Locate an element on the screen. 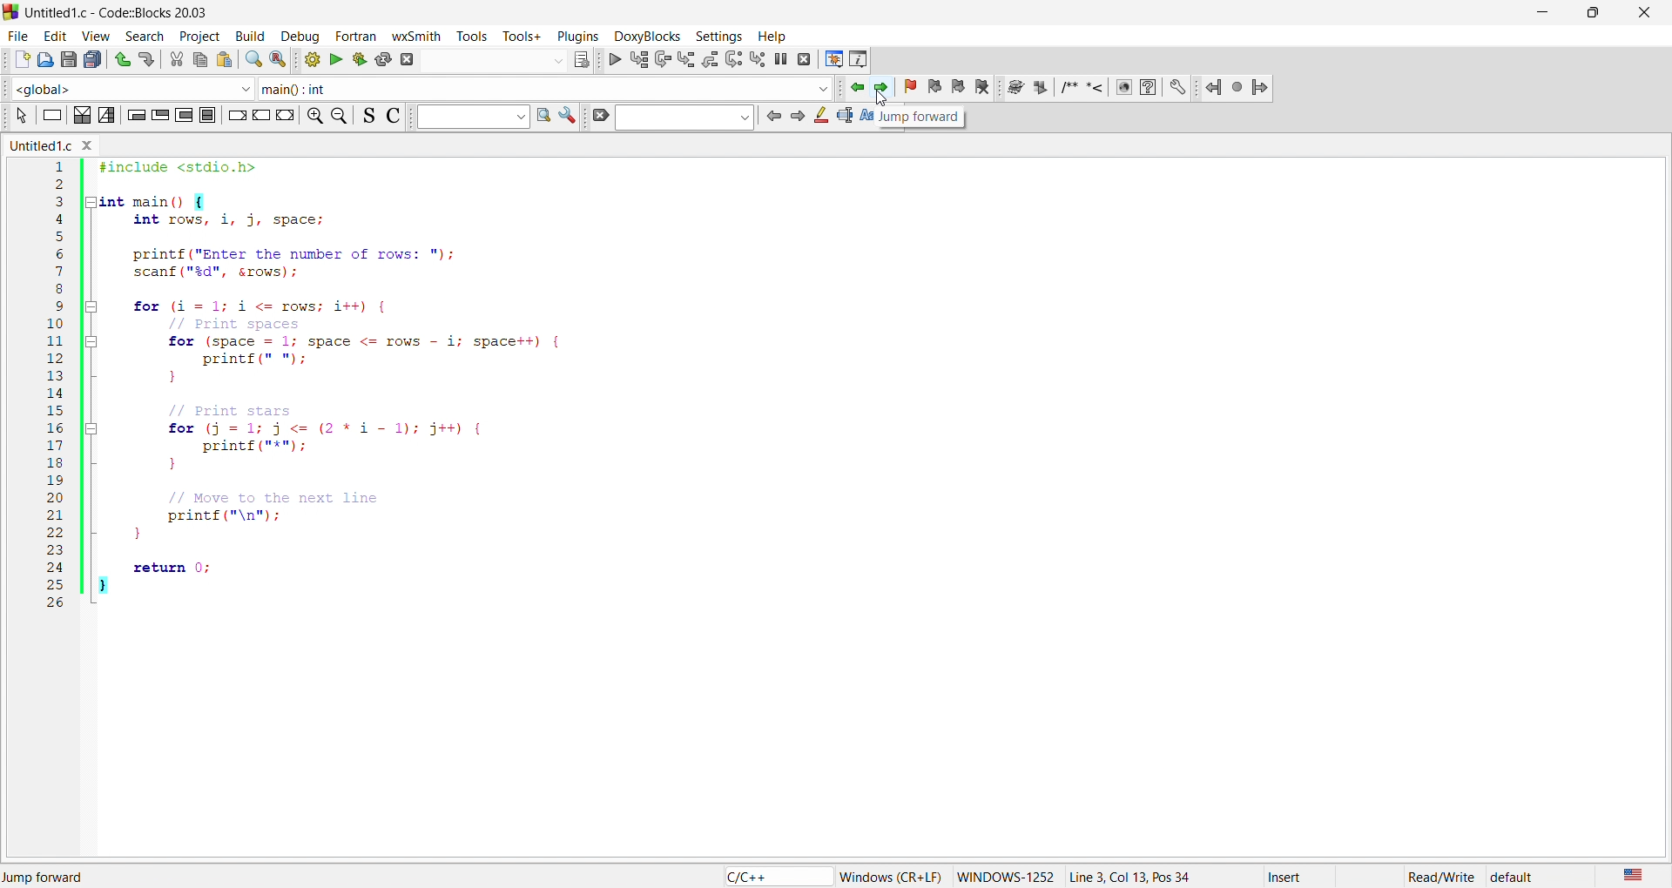 Image resolution: width=1672 pixels, height=888 pixels. jump back is located at coordinates (38, 876).